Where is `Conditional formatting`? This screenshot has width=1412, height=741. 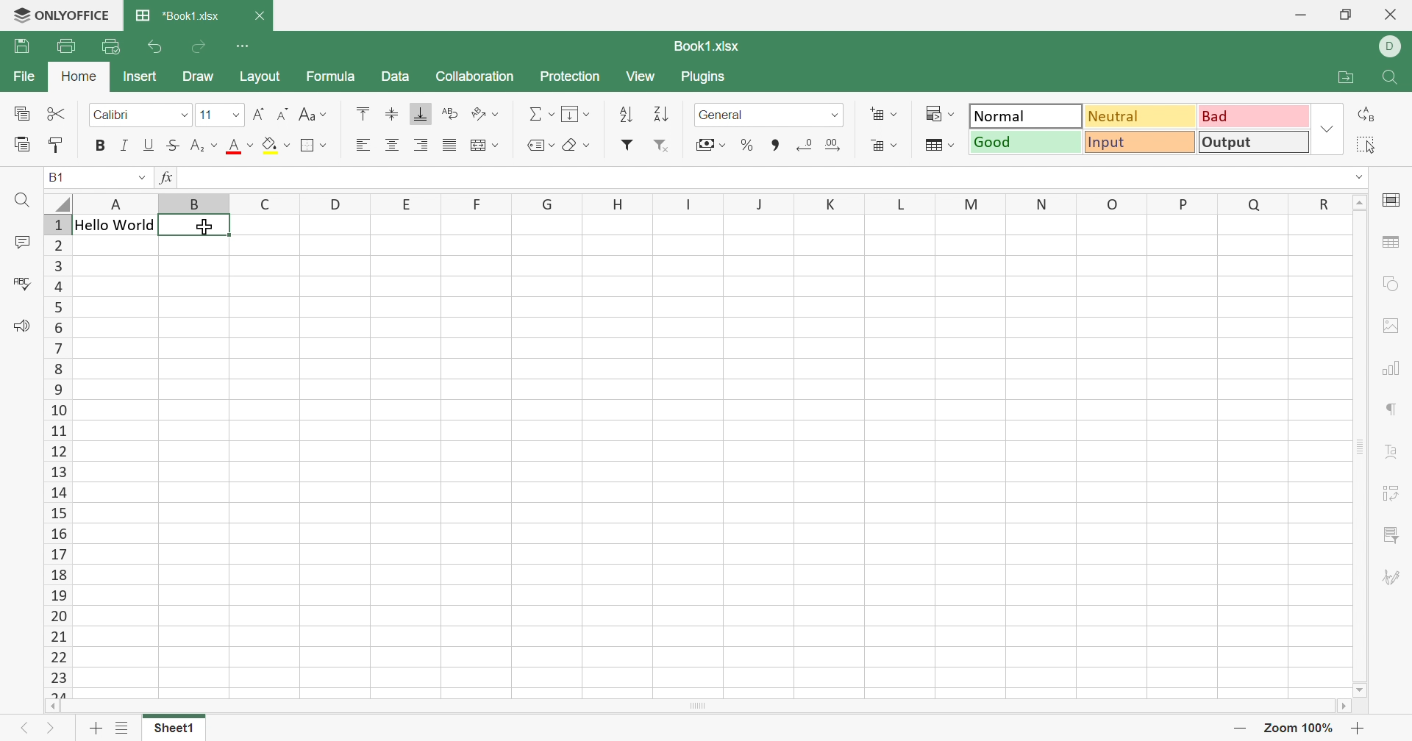
Conditional formatting is located at coordinates (940, 115).